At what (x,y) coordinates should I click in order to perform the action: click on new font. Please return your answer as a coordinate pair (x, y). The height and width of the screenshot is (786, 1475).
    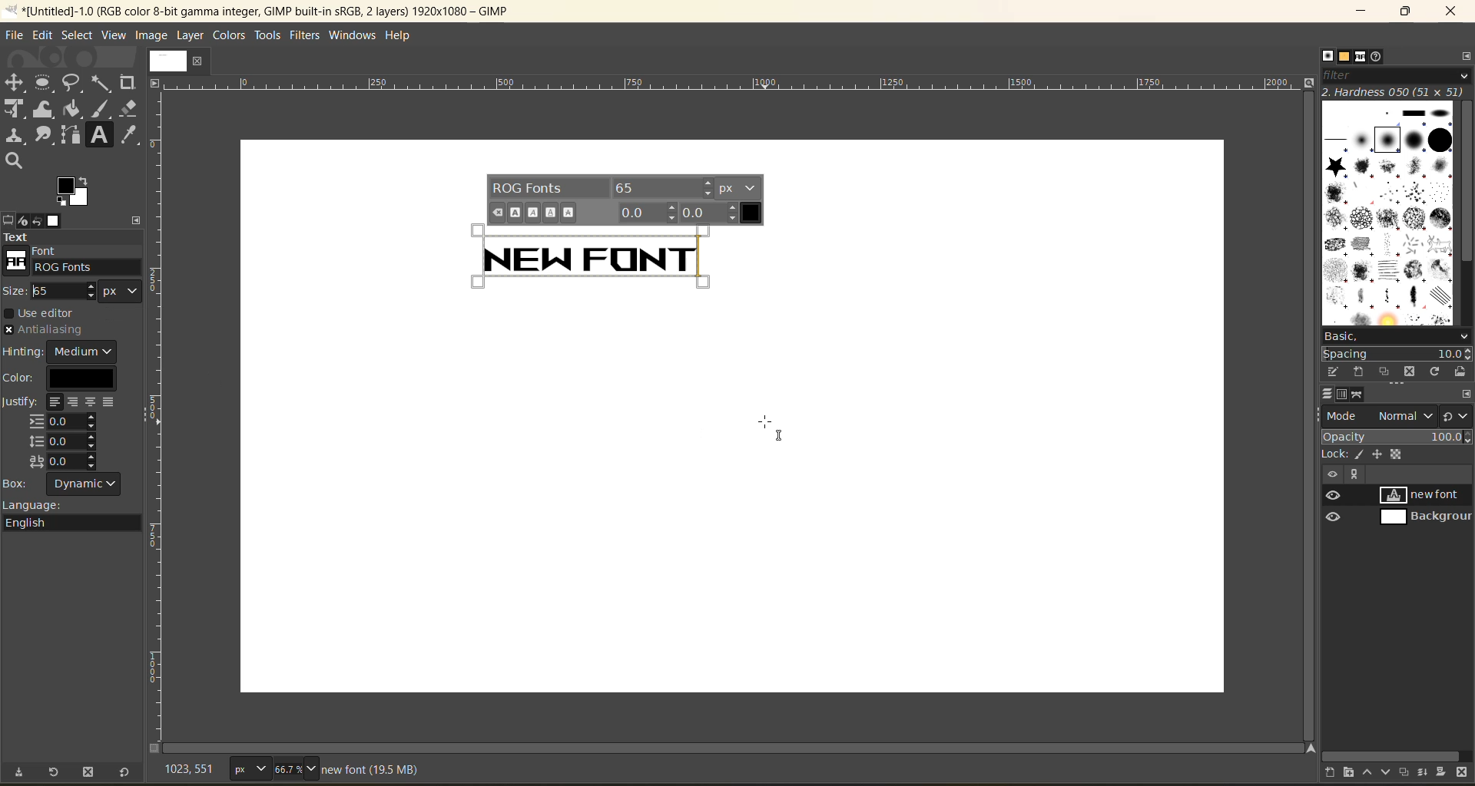
    Looking at the image, I should click on (1428, 497).